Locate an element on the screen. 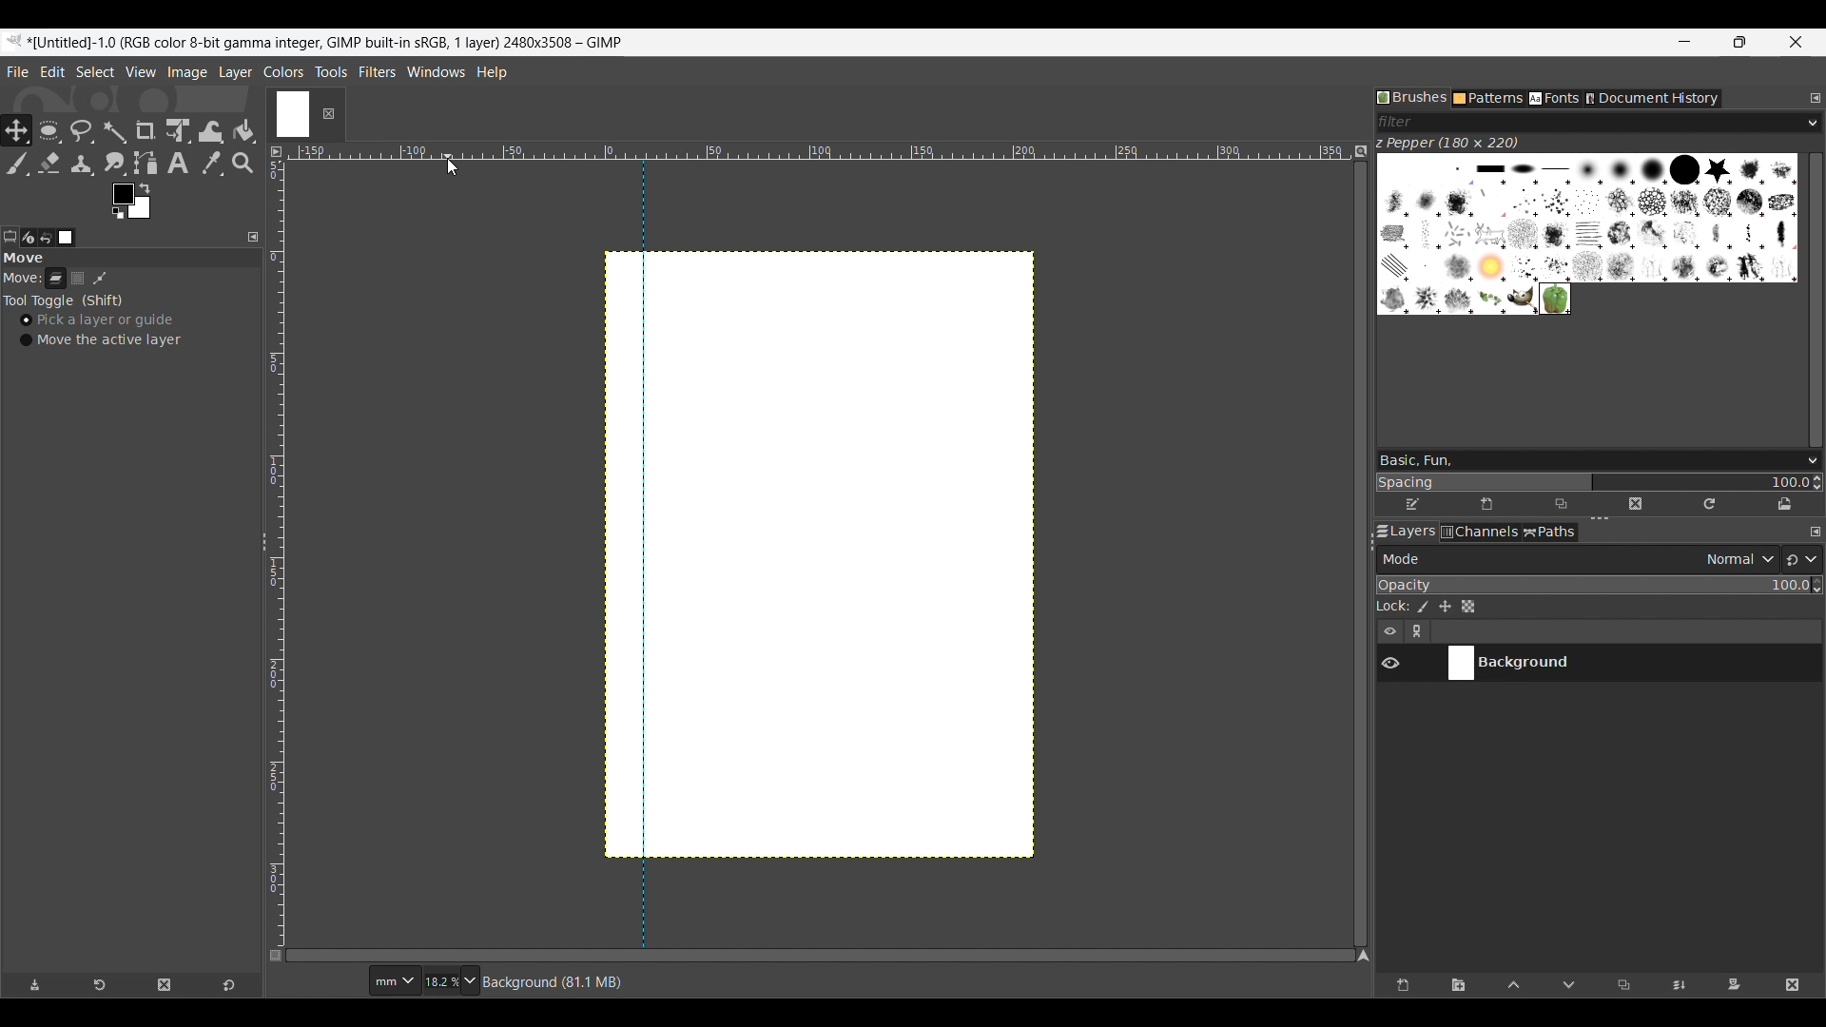  Layer is located at coordinates (56, 281).